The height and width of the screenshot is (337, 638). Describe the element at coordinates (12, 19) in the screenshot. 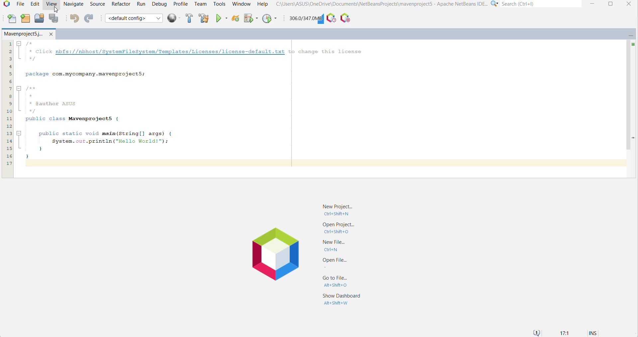

I see `New File` at that location.